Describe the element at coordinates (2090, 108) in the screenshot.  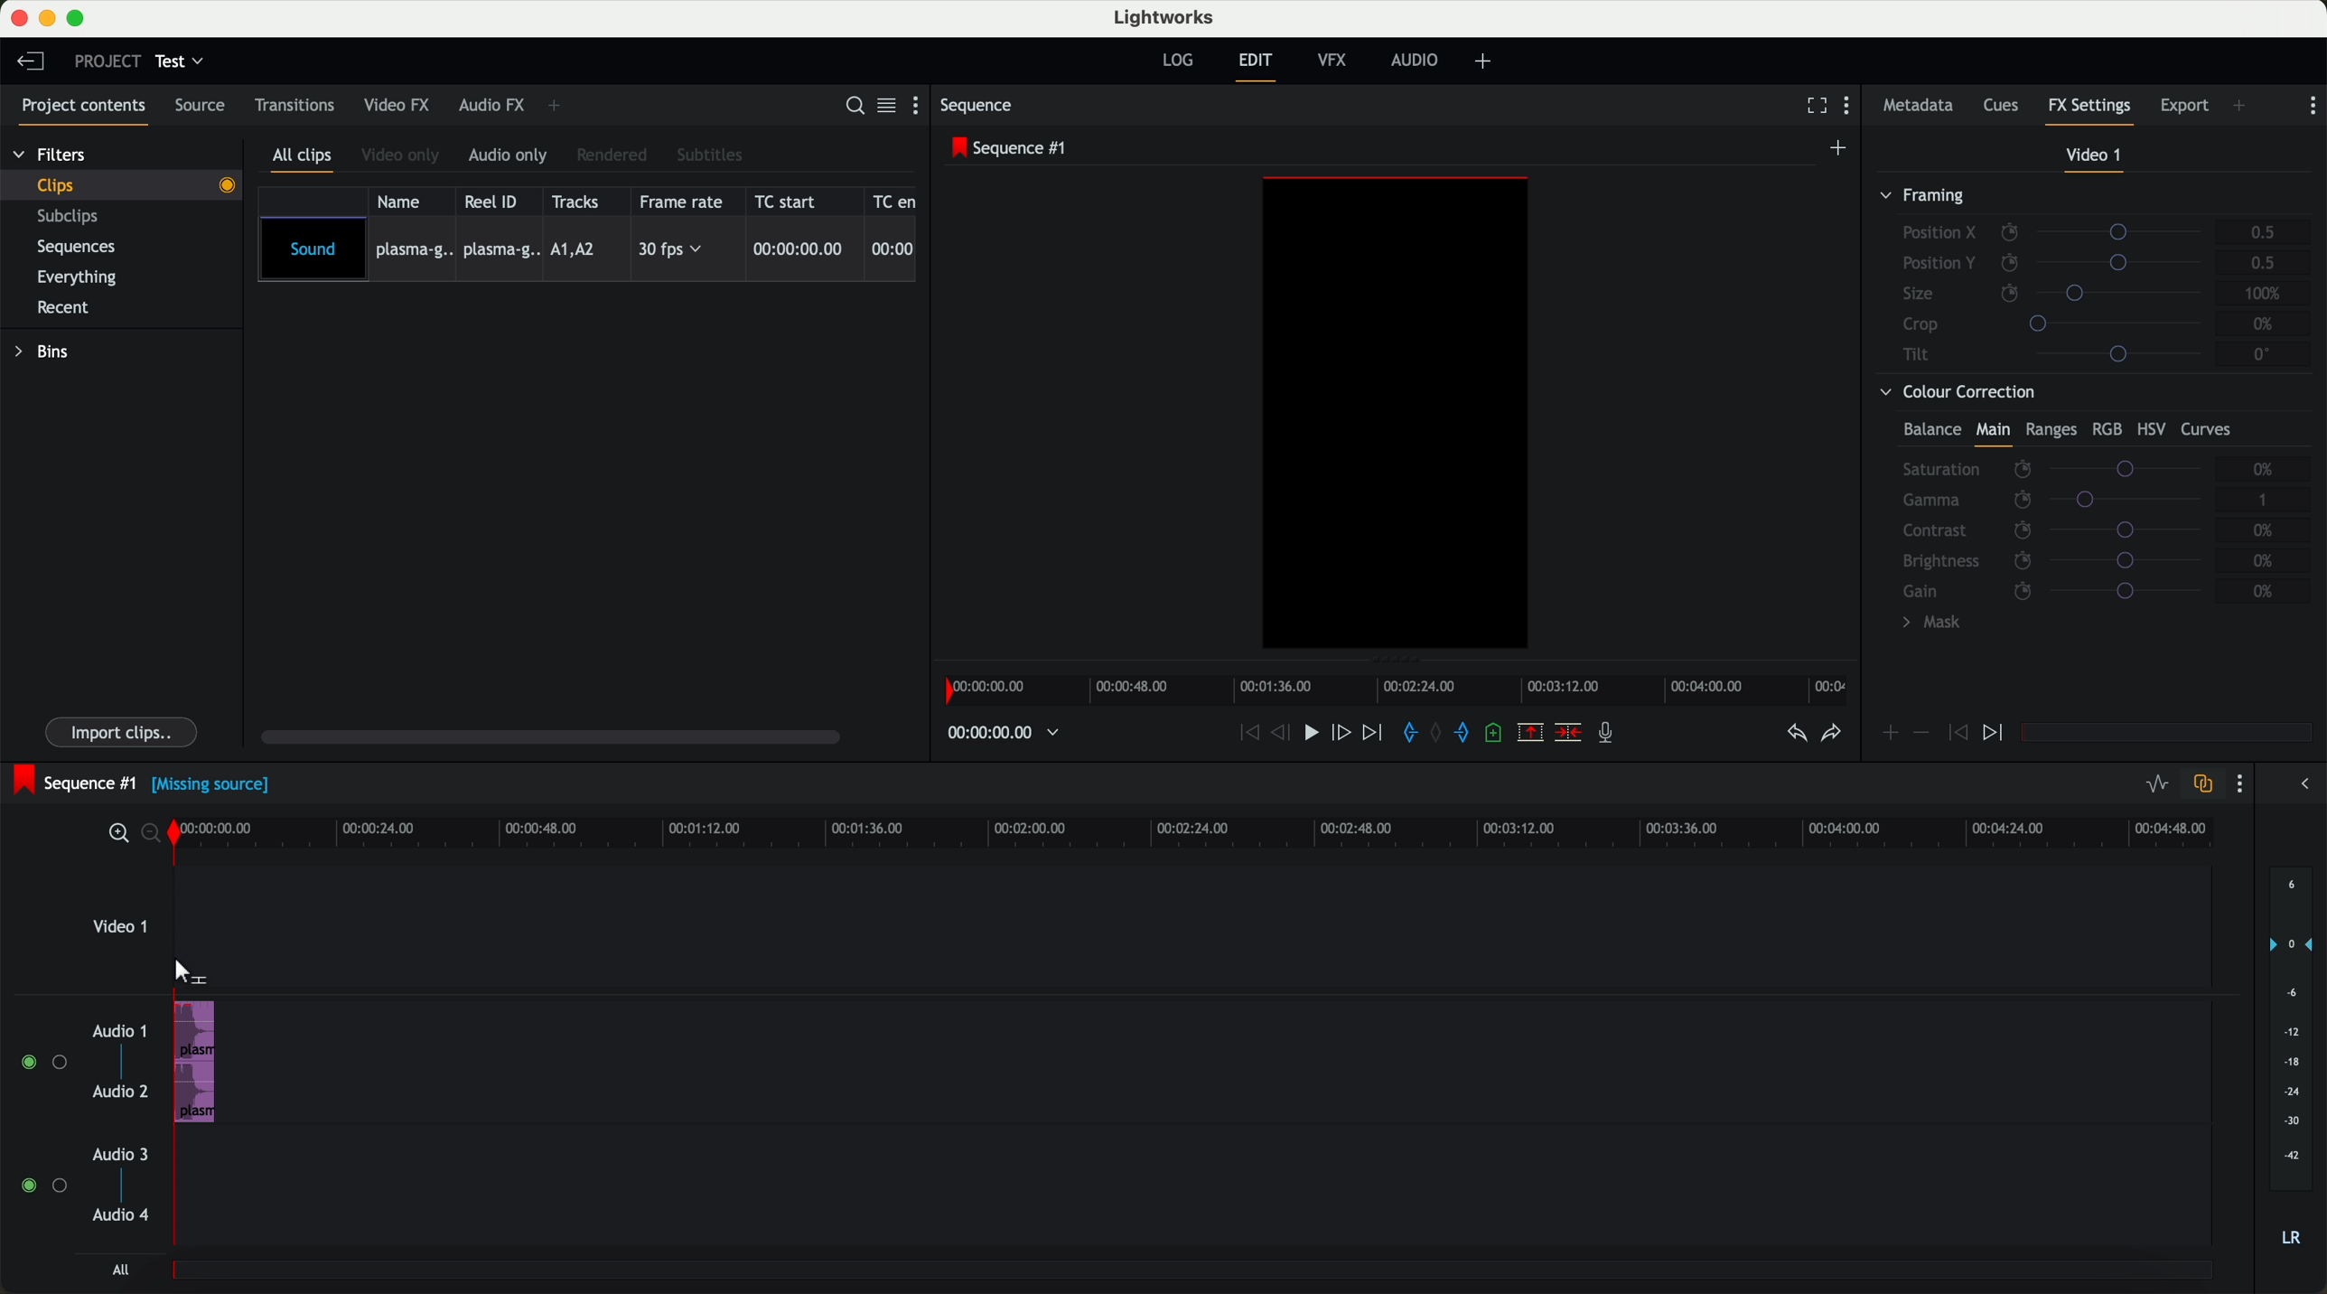
I see `FX settings` at that location.